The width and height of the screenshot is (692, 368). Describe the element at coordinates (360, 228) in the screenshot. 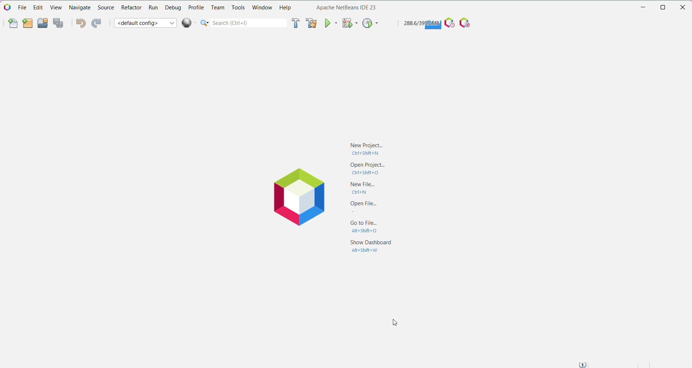

I see `Go to File` at that location.